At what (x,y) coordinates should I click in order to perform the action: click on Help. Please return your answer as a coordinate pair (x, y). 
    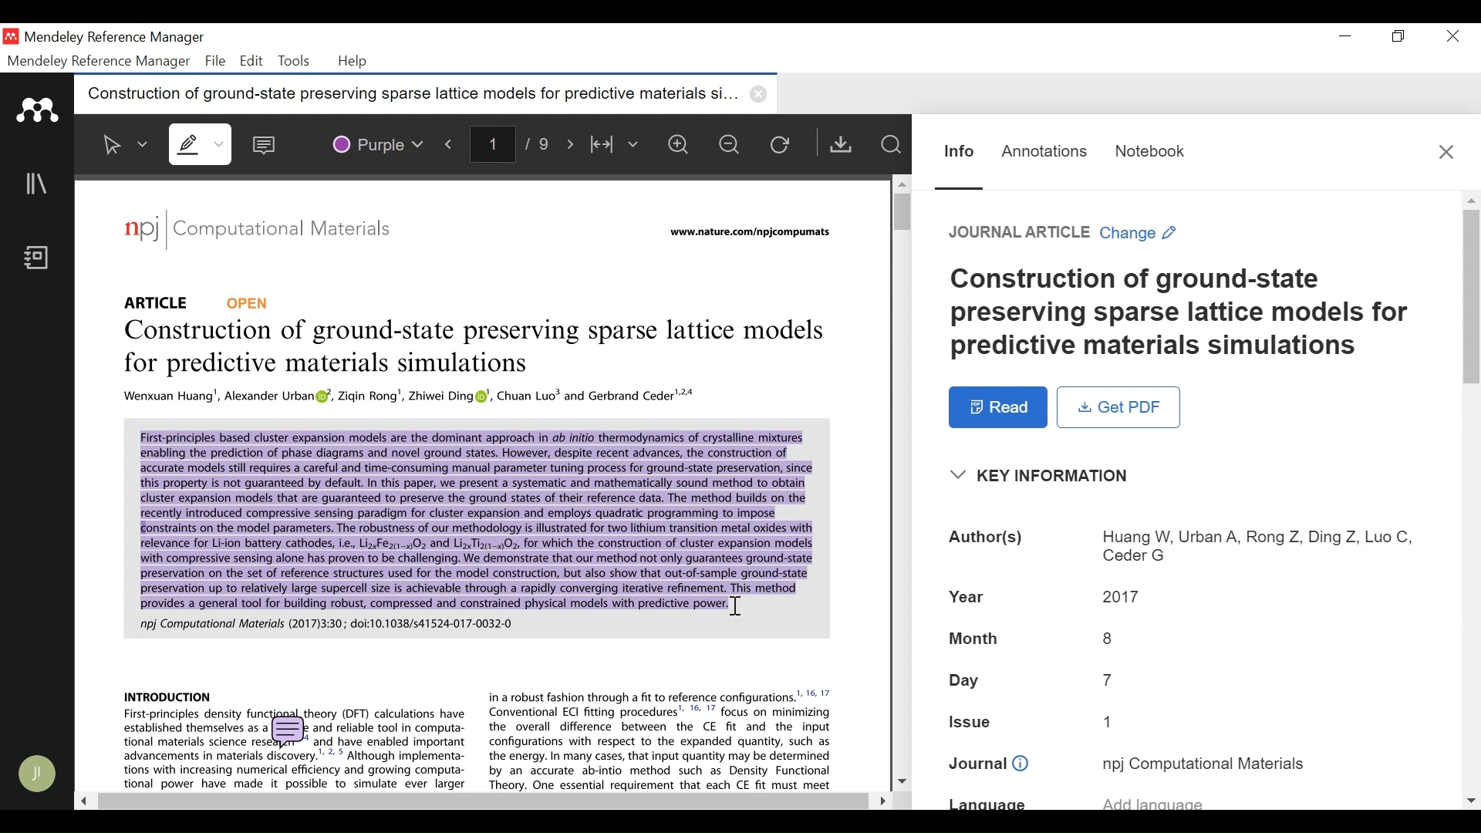
    Looking at the image, I should click on (354, 62).